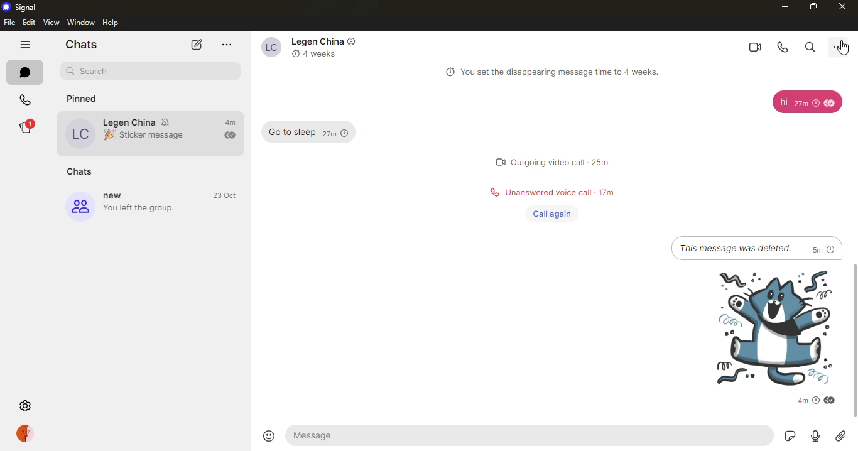  What do you see at coordinates (561, 191) in the screenshot?
I see `Unanswered voice call 17m` at bounding box center [561, 191].